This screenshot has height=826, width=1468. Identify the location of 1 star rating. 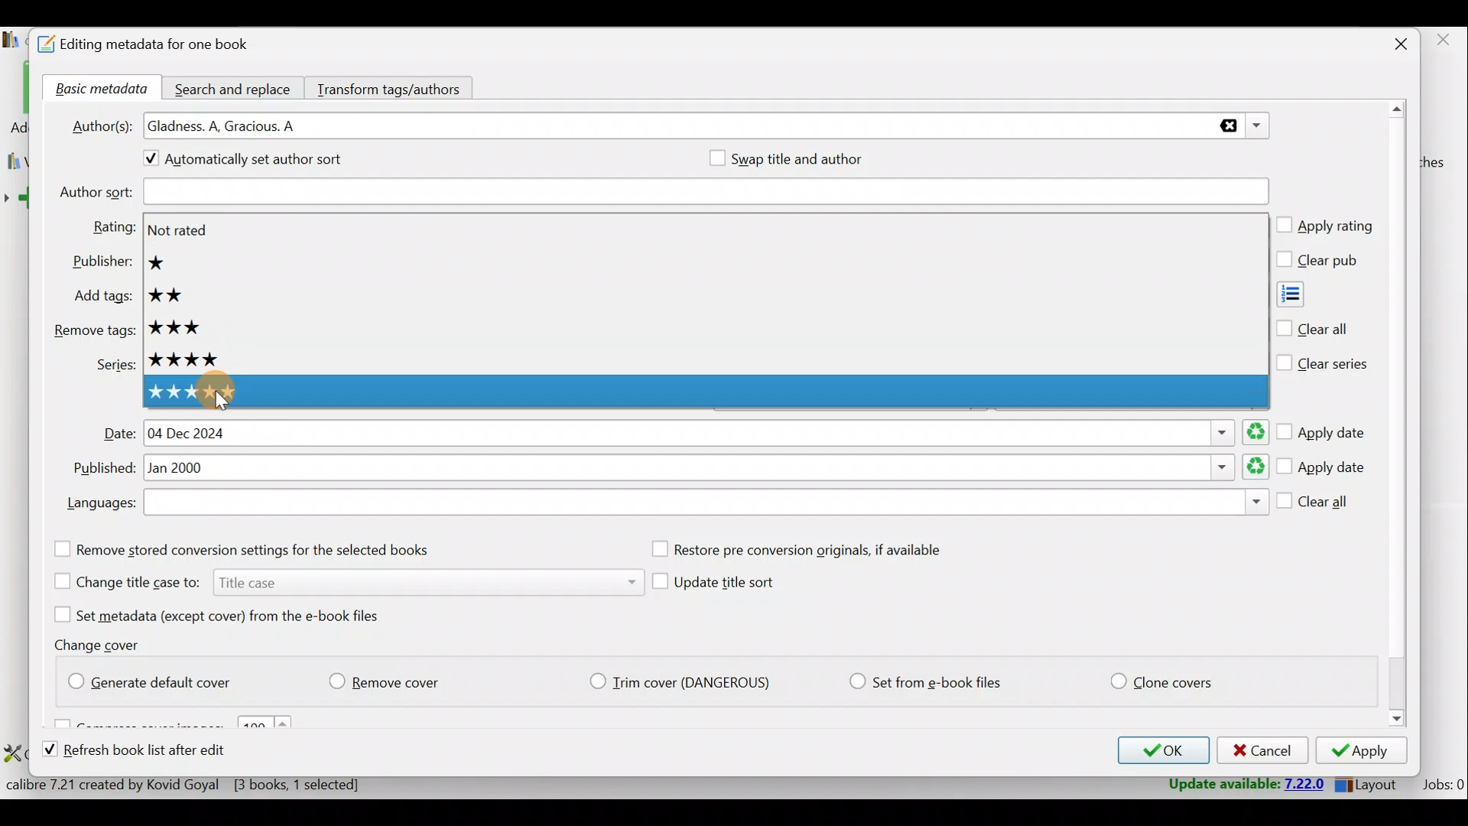
(165, 264).